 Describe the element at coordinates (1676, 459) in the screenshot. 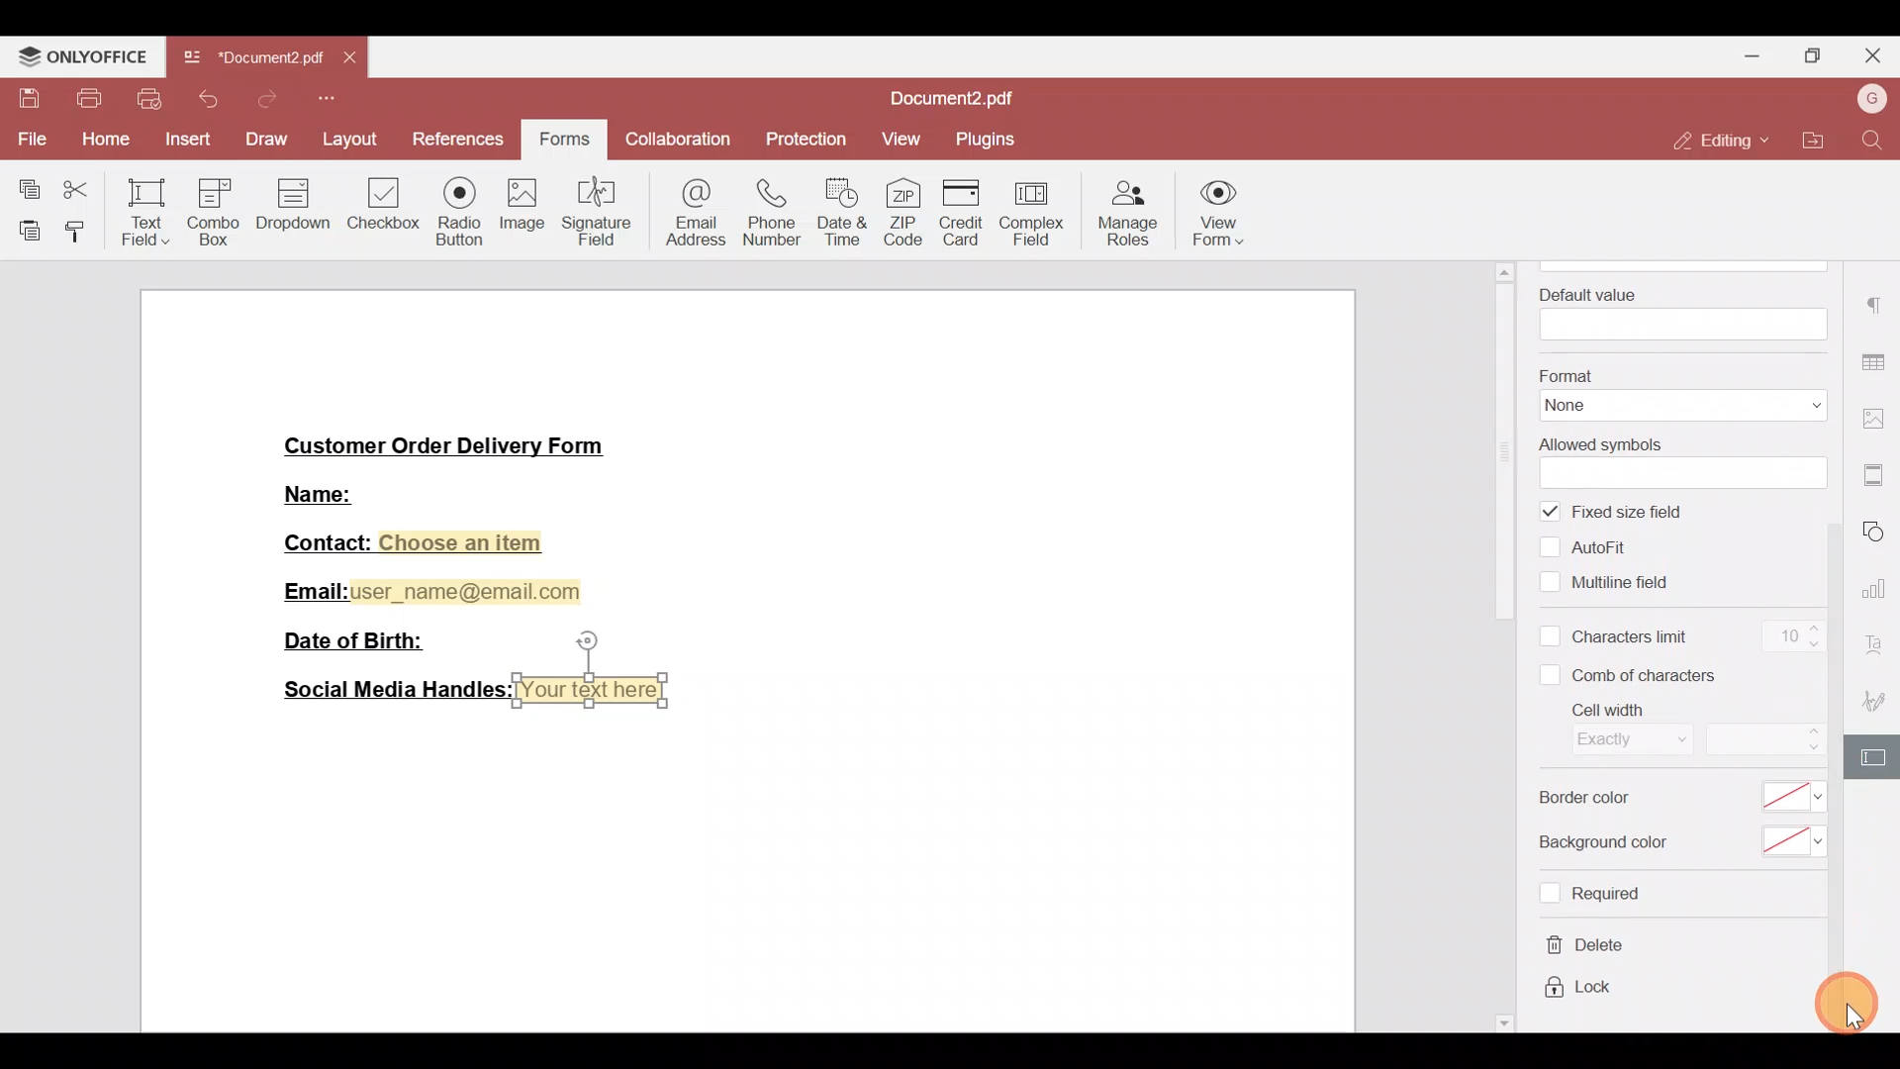

I see `Allowed symbols` at that location.